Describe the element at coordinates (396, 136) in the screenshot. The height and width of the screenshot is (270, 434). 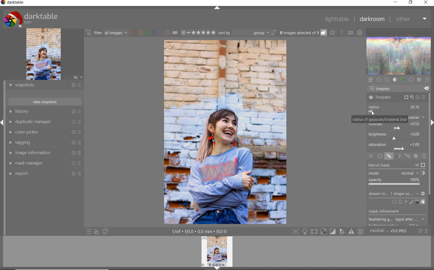
I see `brightness` at that location.